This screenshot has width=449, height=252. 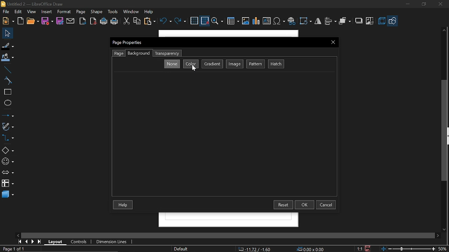 I want to click on Save, so click(x=47, y=21).